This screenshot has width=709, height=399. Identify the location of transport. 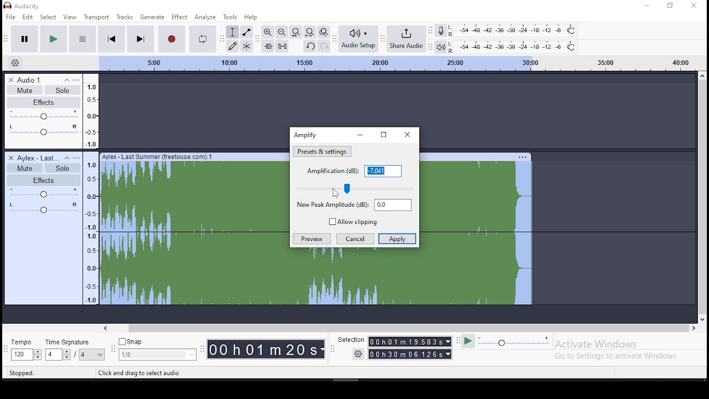
(99, 16).